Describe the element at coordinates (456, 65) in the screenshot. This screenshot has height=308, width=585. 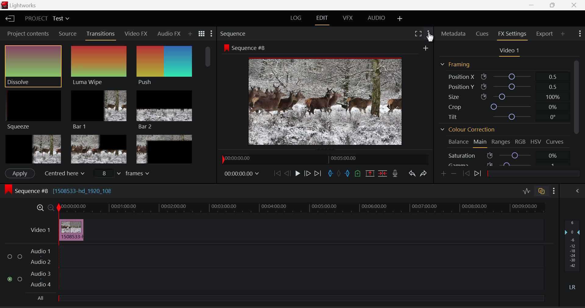
I see `Framing Section` at that location.